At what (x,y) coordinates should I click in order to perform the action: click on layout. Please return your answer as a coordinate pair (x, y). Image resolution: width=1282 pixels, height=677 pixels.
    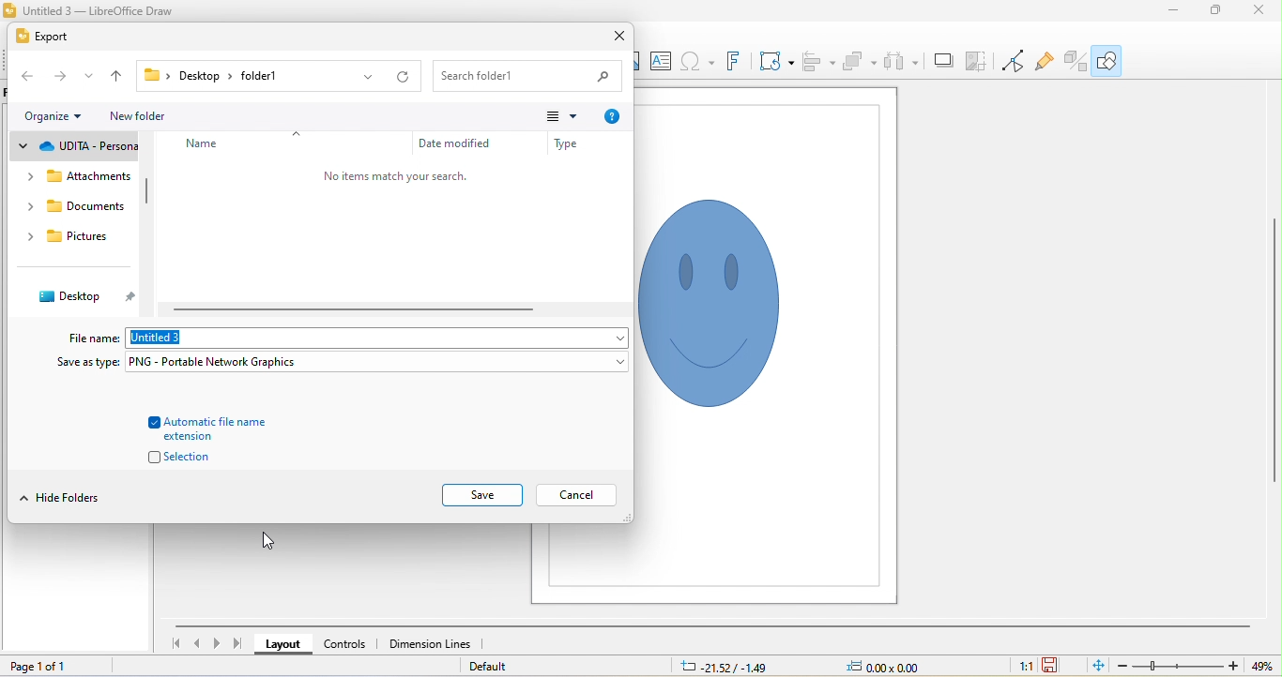
    Looking at the image, I should click on (285, 647).